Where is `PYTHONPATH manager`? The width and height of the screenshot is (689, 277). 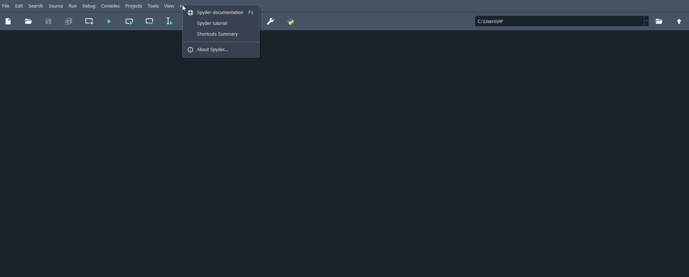
PYTHONPATH manager is located at coordinates (292, 22).